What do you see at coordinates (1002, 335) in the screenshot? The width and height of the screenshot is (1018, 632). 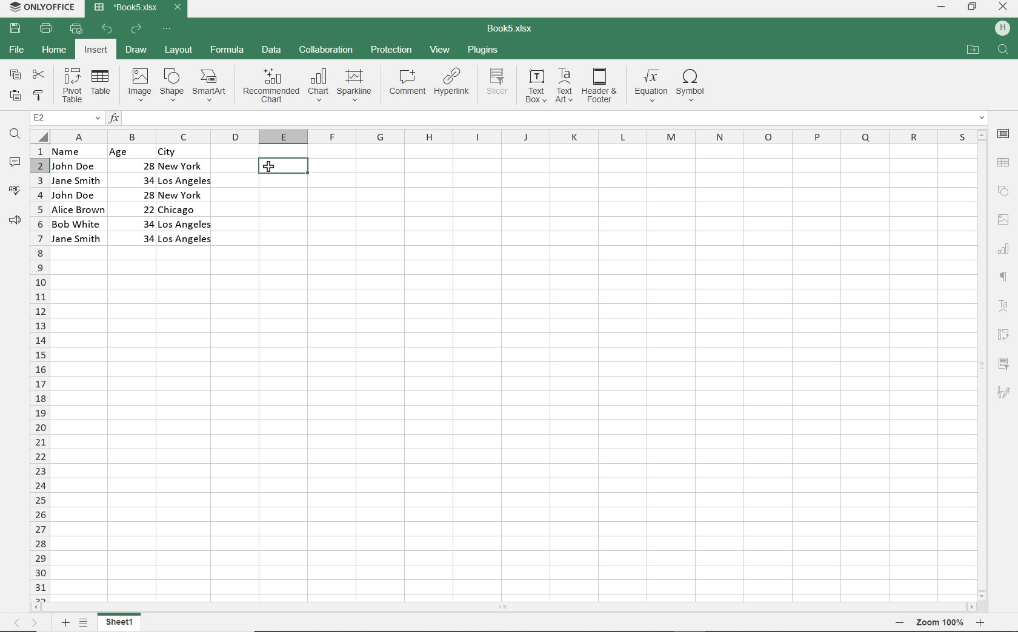 I see `PIVOT TABLE` at bounding box center [1002, 335].